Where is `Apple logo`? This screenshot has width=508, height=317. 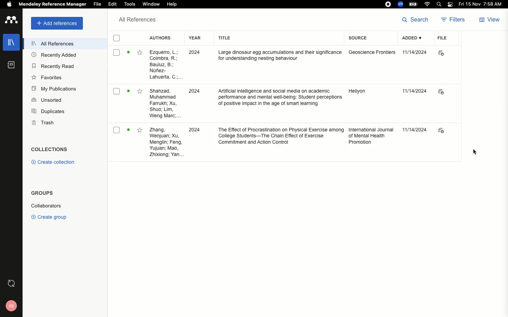
Apple logo is located at coordinates (7, 4).